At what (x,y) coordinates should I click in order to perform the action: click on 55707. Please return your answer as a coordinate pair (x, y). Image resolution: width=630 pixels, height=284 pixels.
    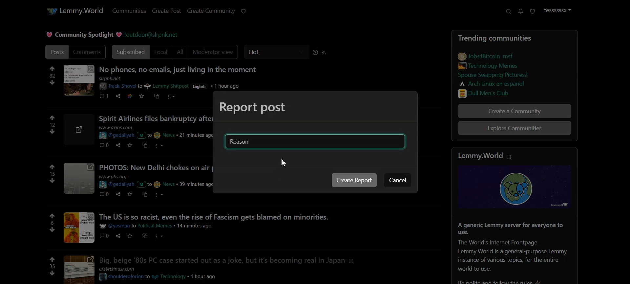
    Looking at the image, I should click on (53, 131).